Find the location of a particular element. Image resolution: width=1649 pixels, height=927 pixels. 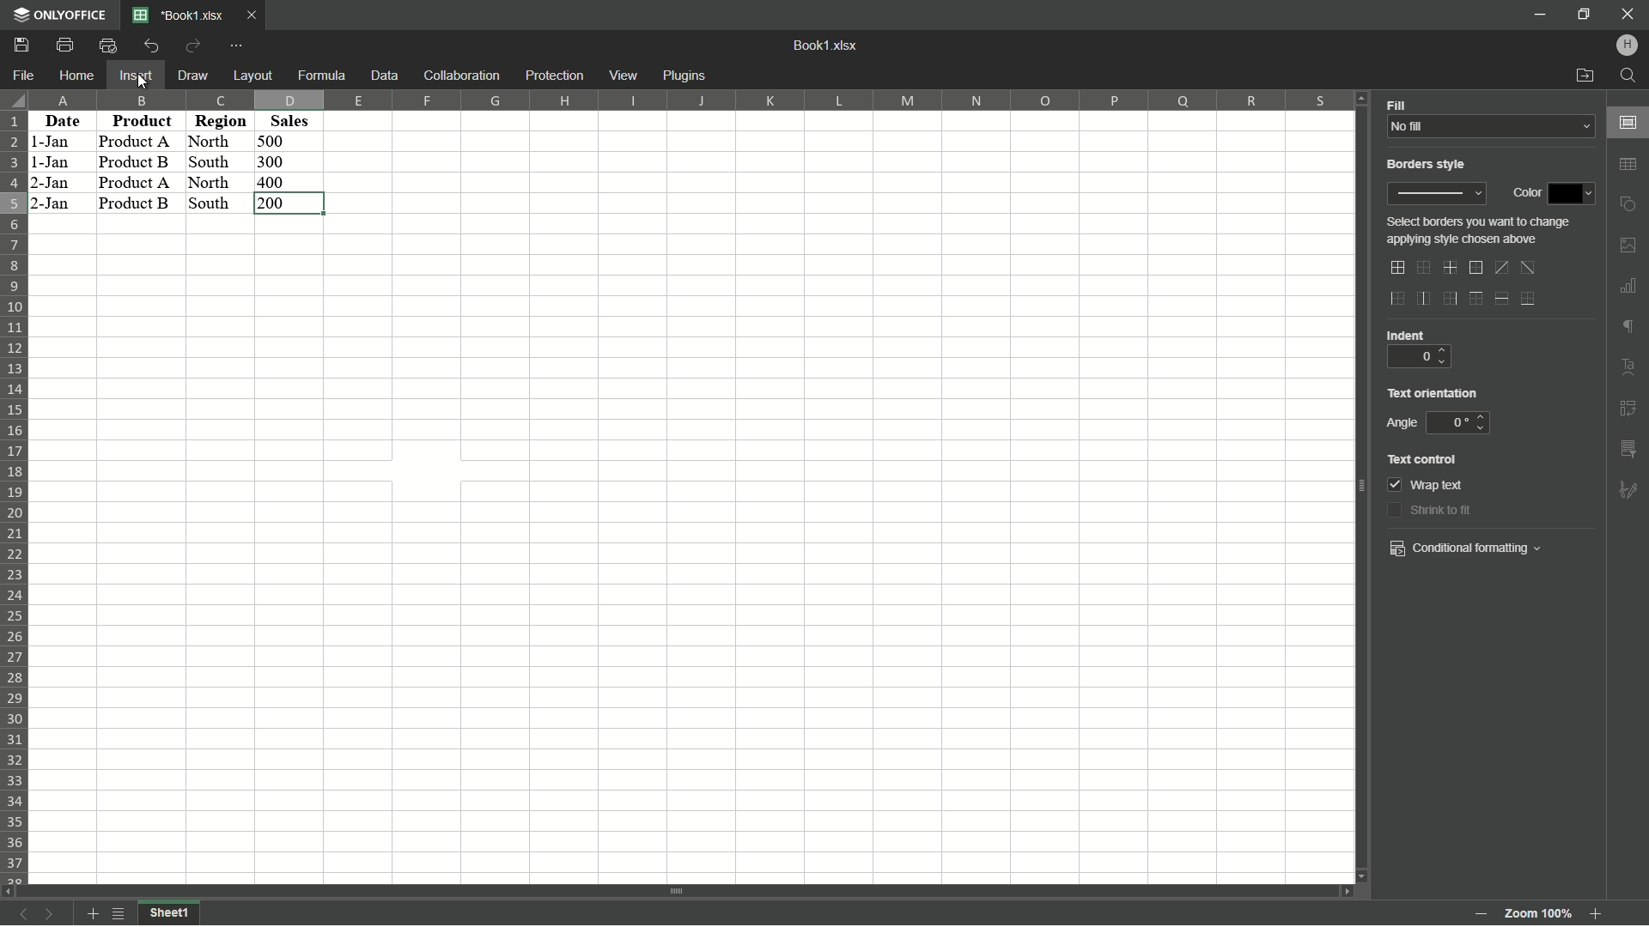

color dropdown is located at coordinates (1571, 193).